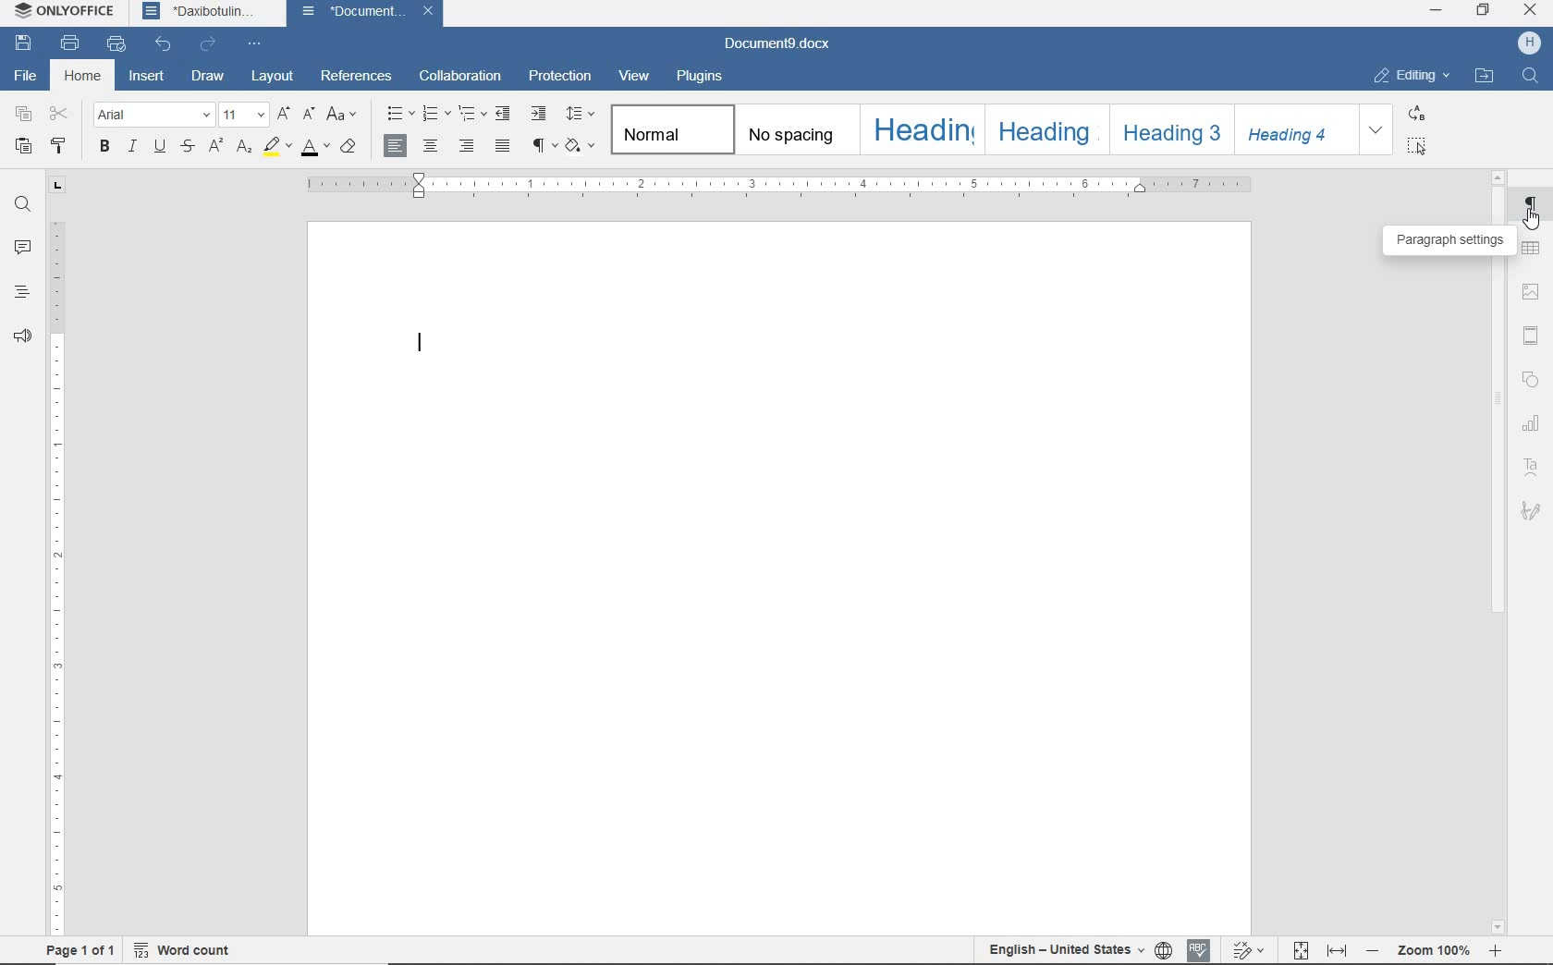 This screenshot has height=965, width=1553. I want to click on font size, so click(244, 116).